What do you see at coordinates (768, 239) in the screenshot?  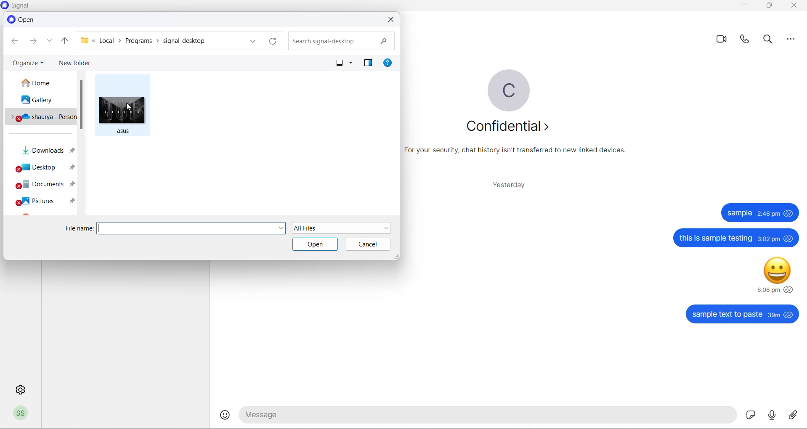 I see `3:02 pm` at bounding box center [768, 239].